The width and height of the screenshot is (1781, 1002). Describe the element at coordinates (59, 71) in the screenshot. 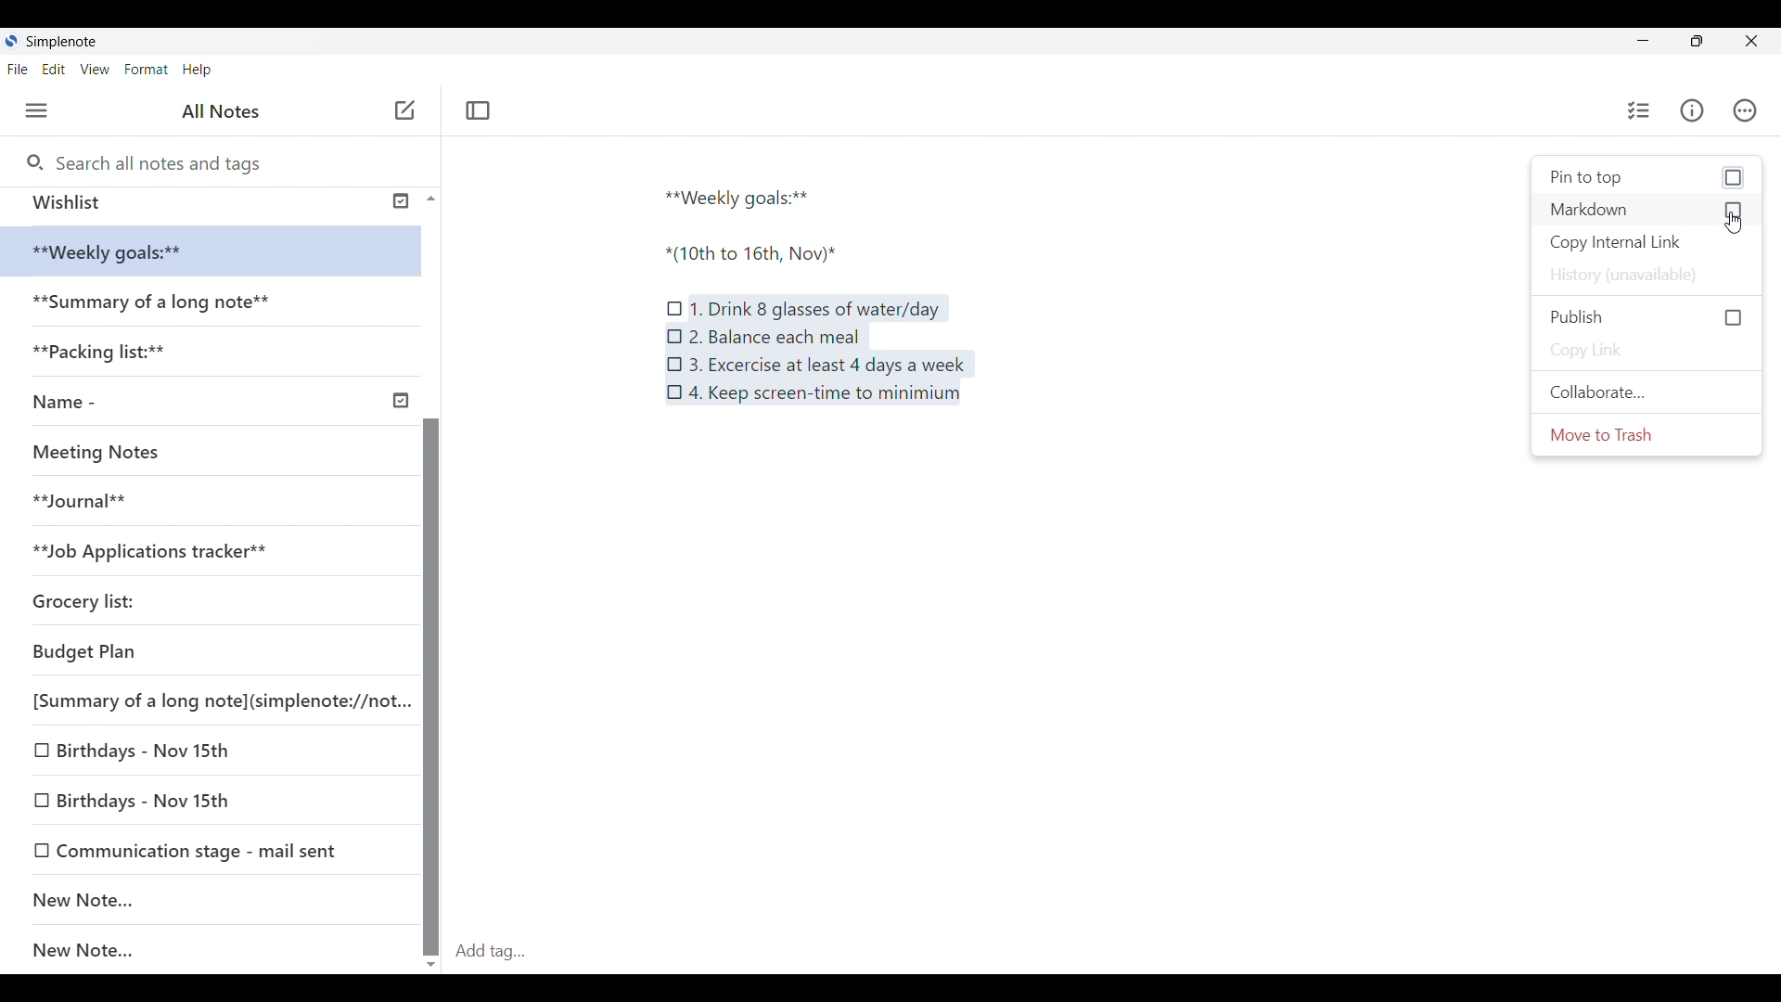

I see `Edit` at that location.